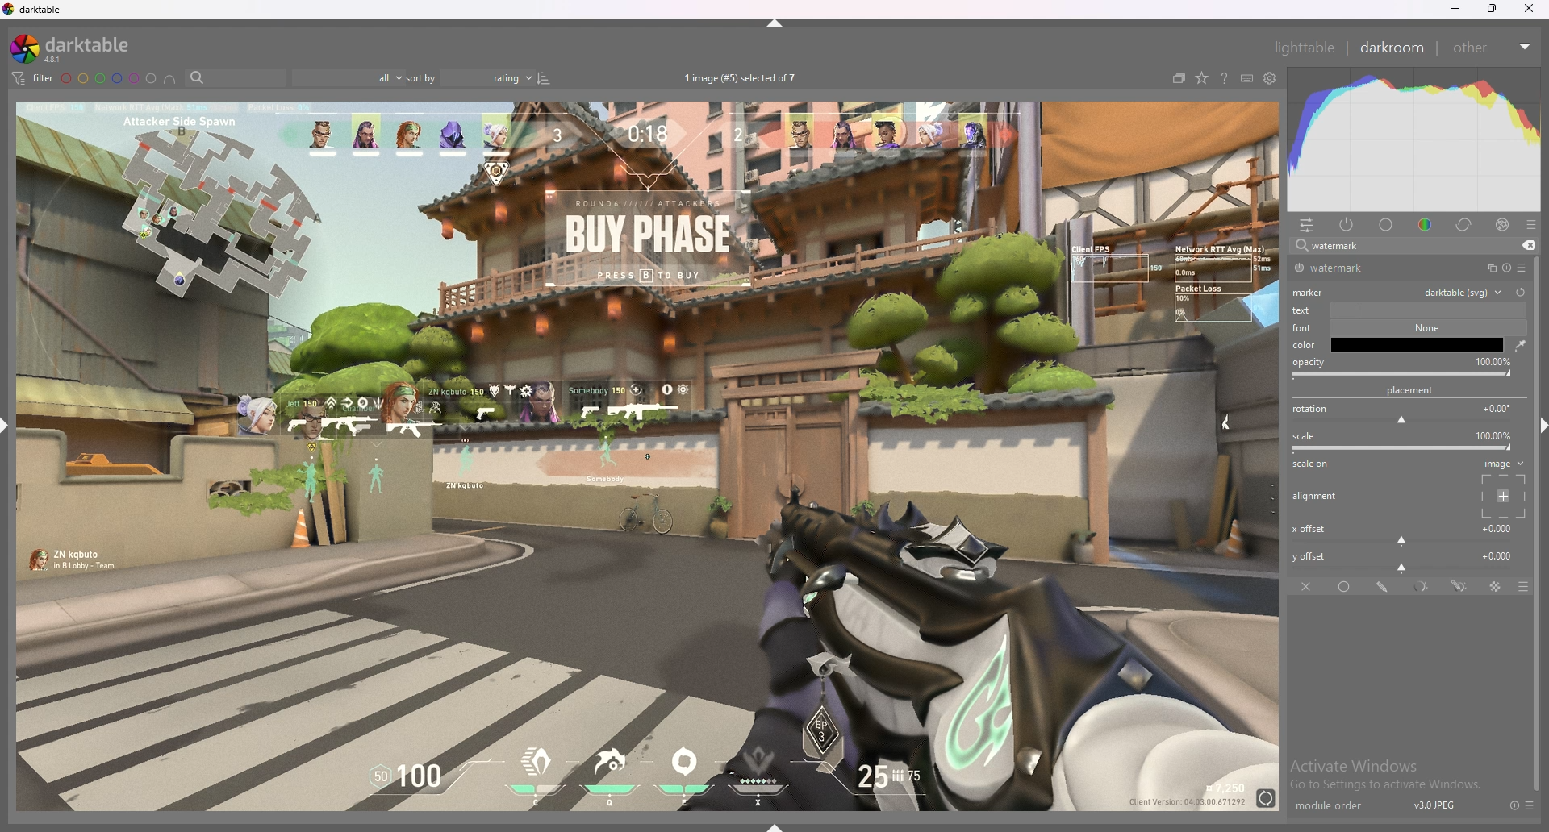  Describe the element at coordinates (1384, 336) in the screenshot. I see `tooltip` at that location.